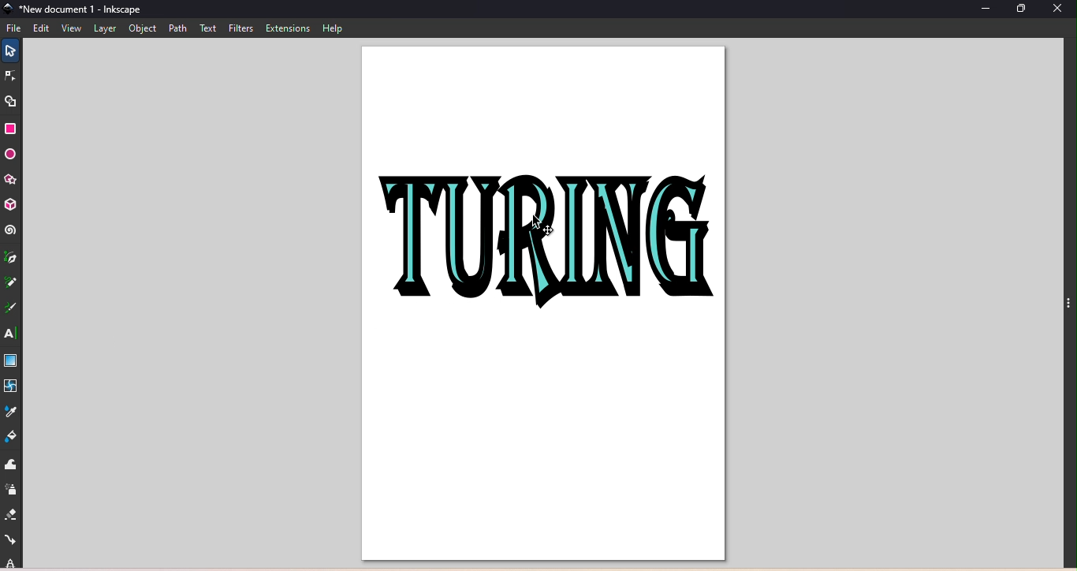  Describe the element at coordinates (12, 540) in the screenshot. I see `Connector tool` at that location.